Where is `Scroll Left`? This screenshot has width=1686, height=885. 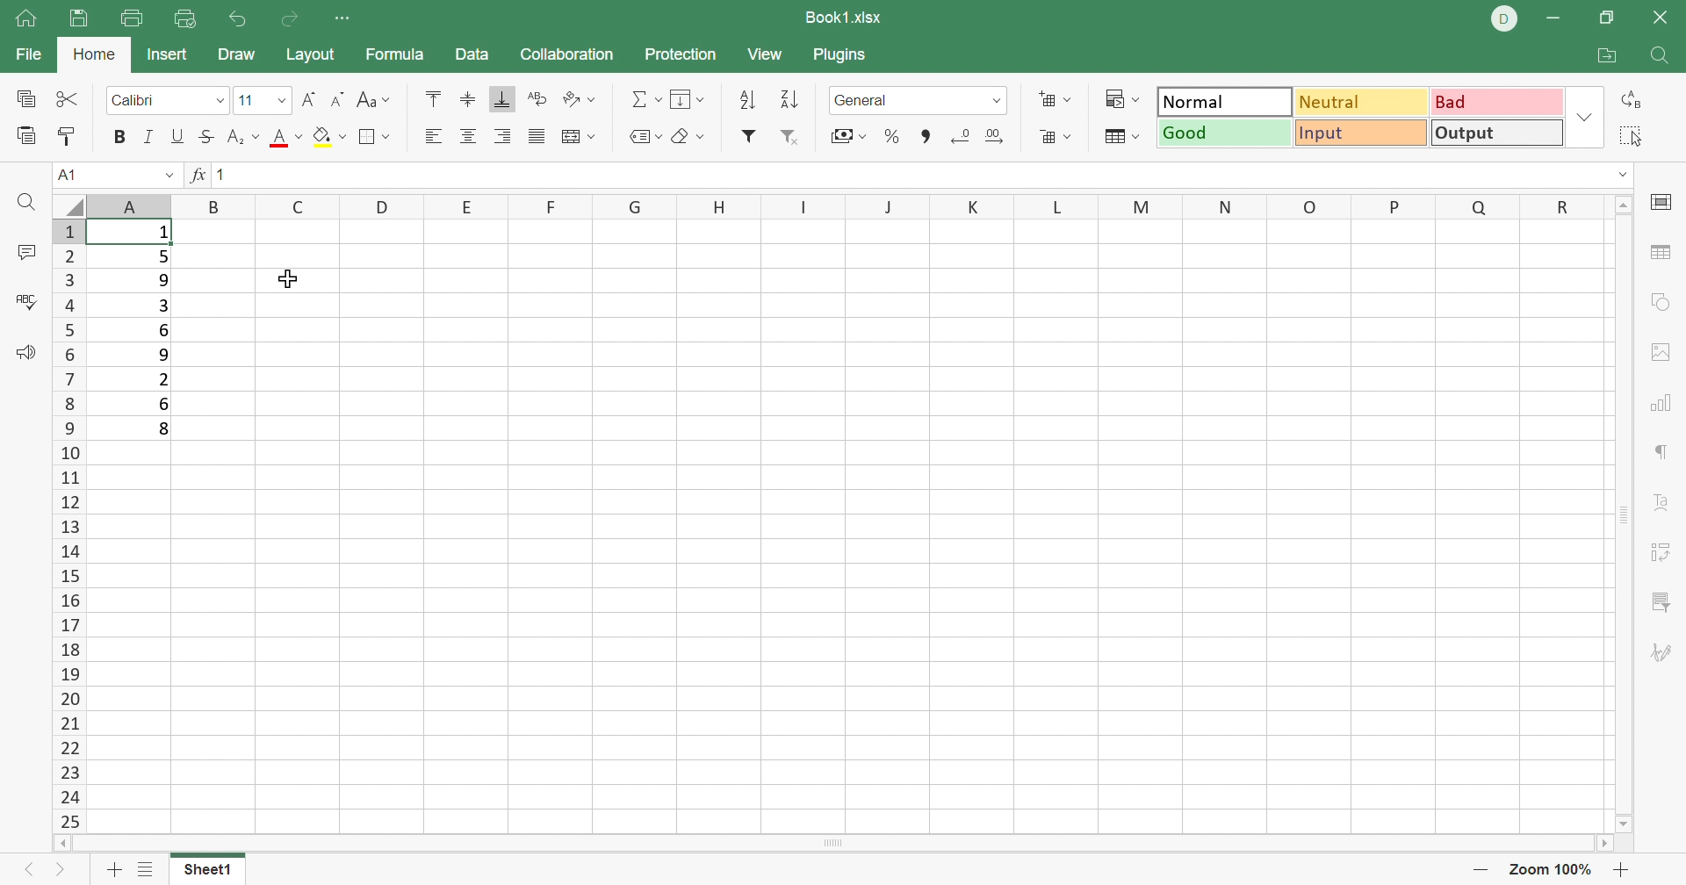 Scroll Left is located at coordinates (68, 845).